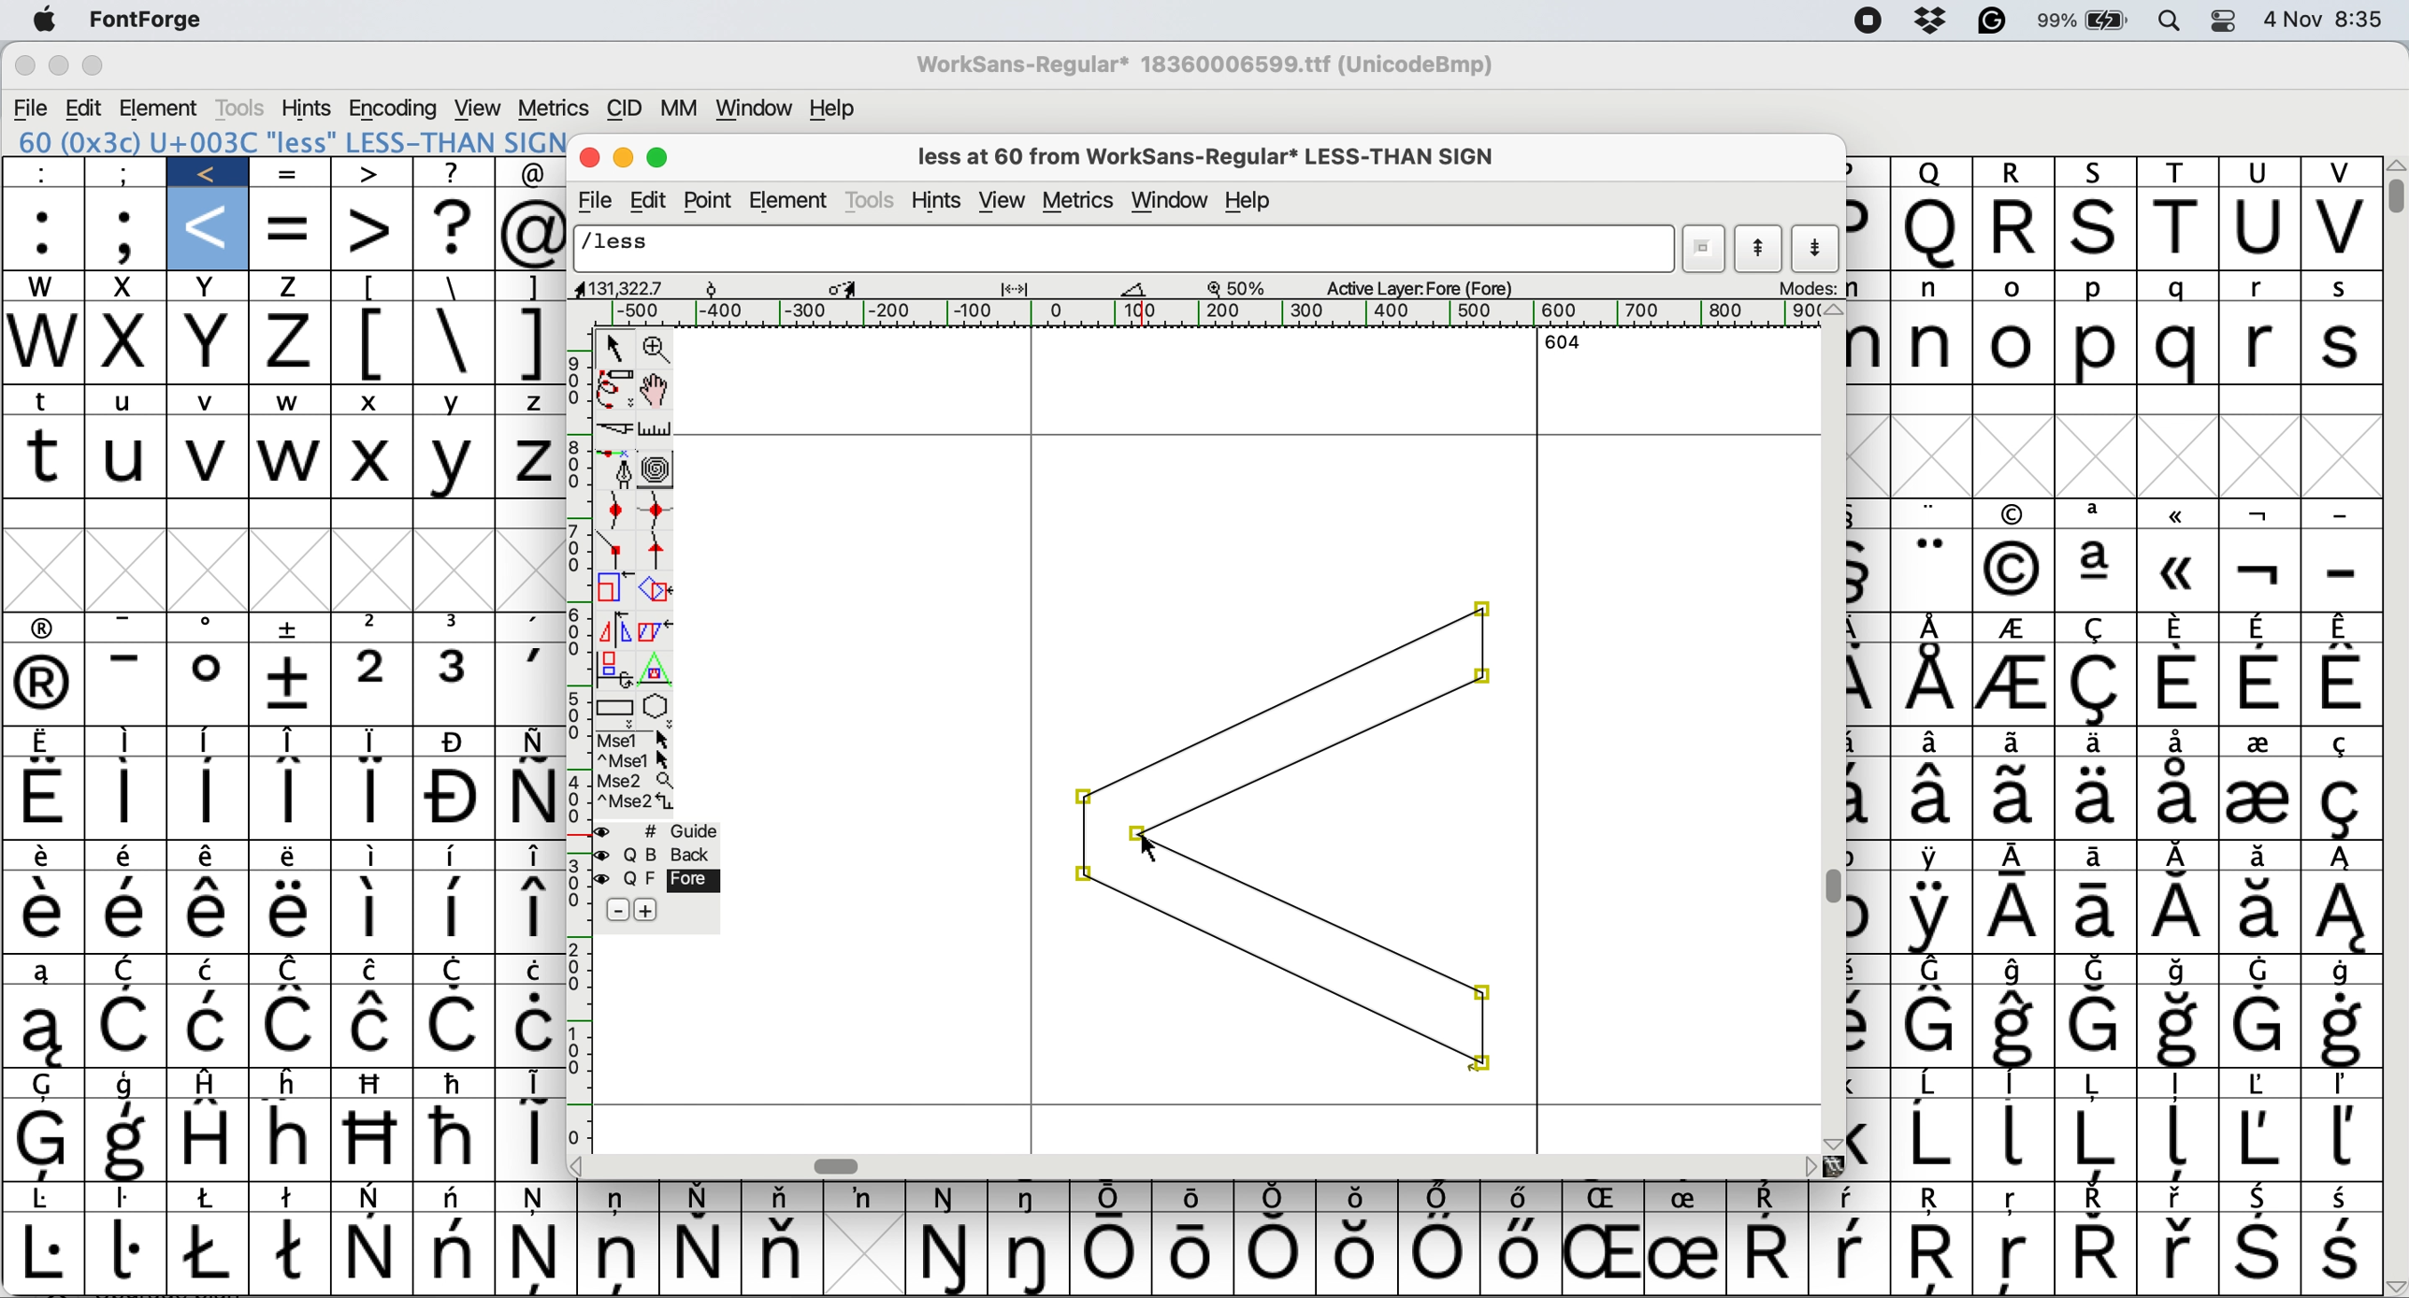 Image resolution: width=2409 pixels, height=1298 pixels. What do you see at coordinates (49, 173) in the screenshot?
I see `:` at bounding box center [49, 173].